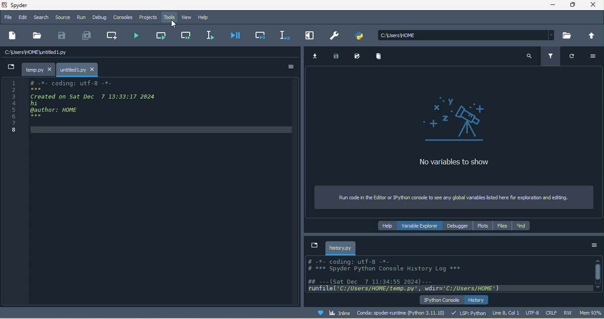  I want to click on python console, so click(440, 300).